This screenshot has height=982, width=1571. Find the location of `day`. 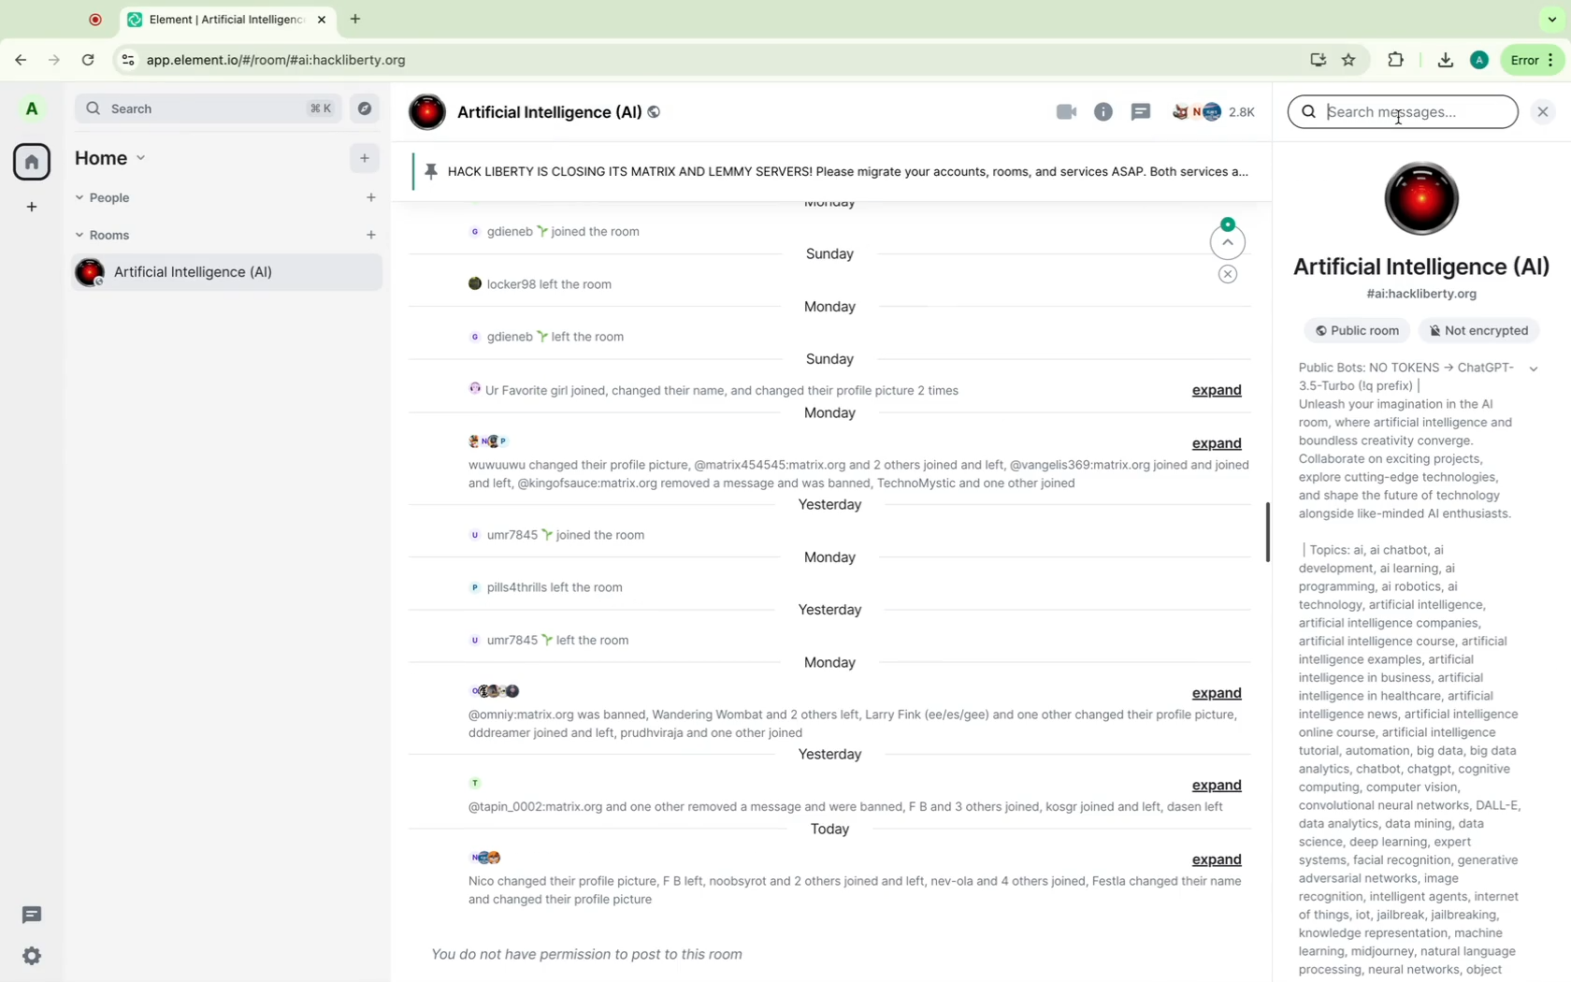

day is located at coordinates (831, 662).